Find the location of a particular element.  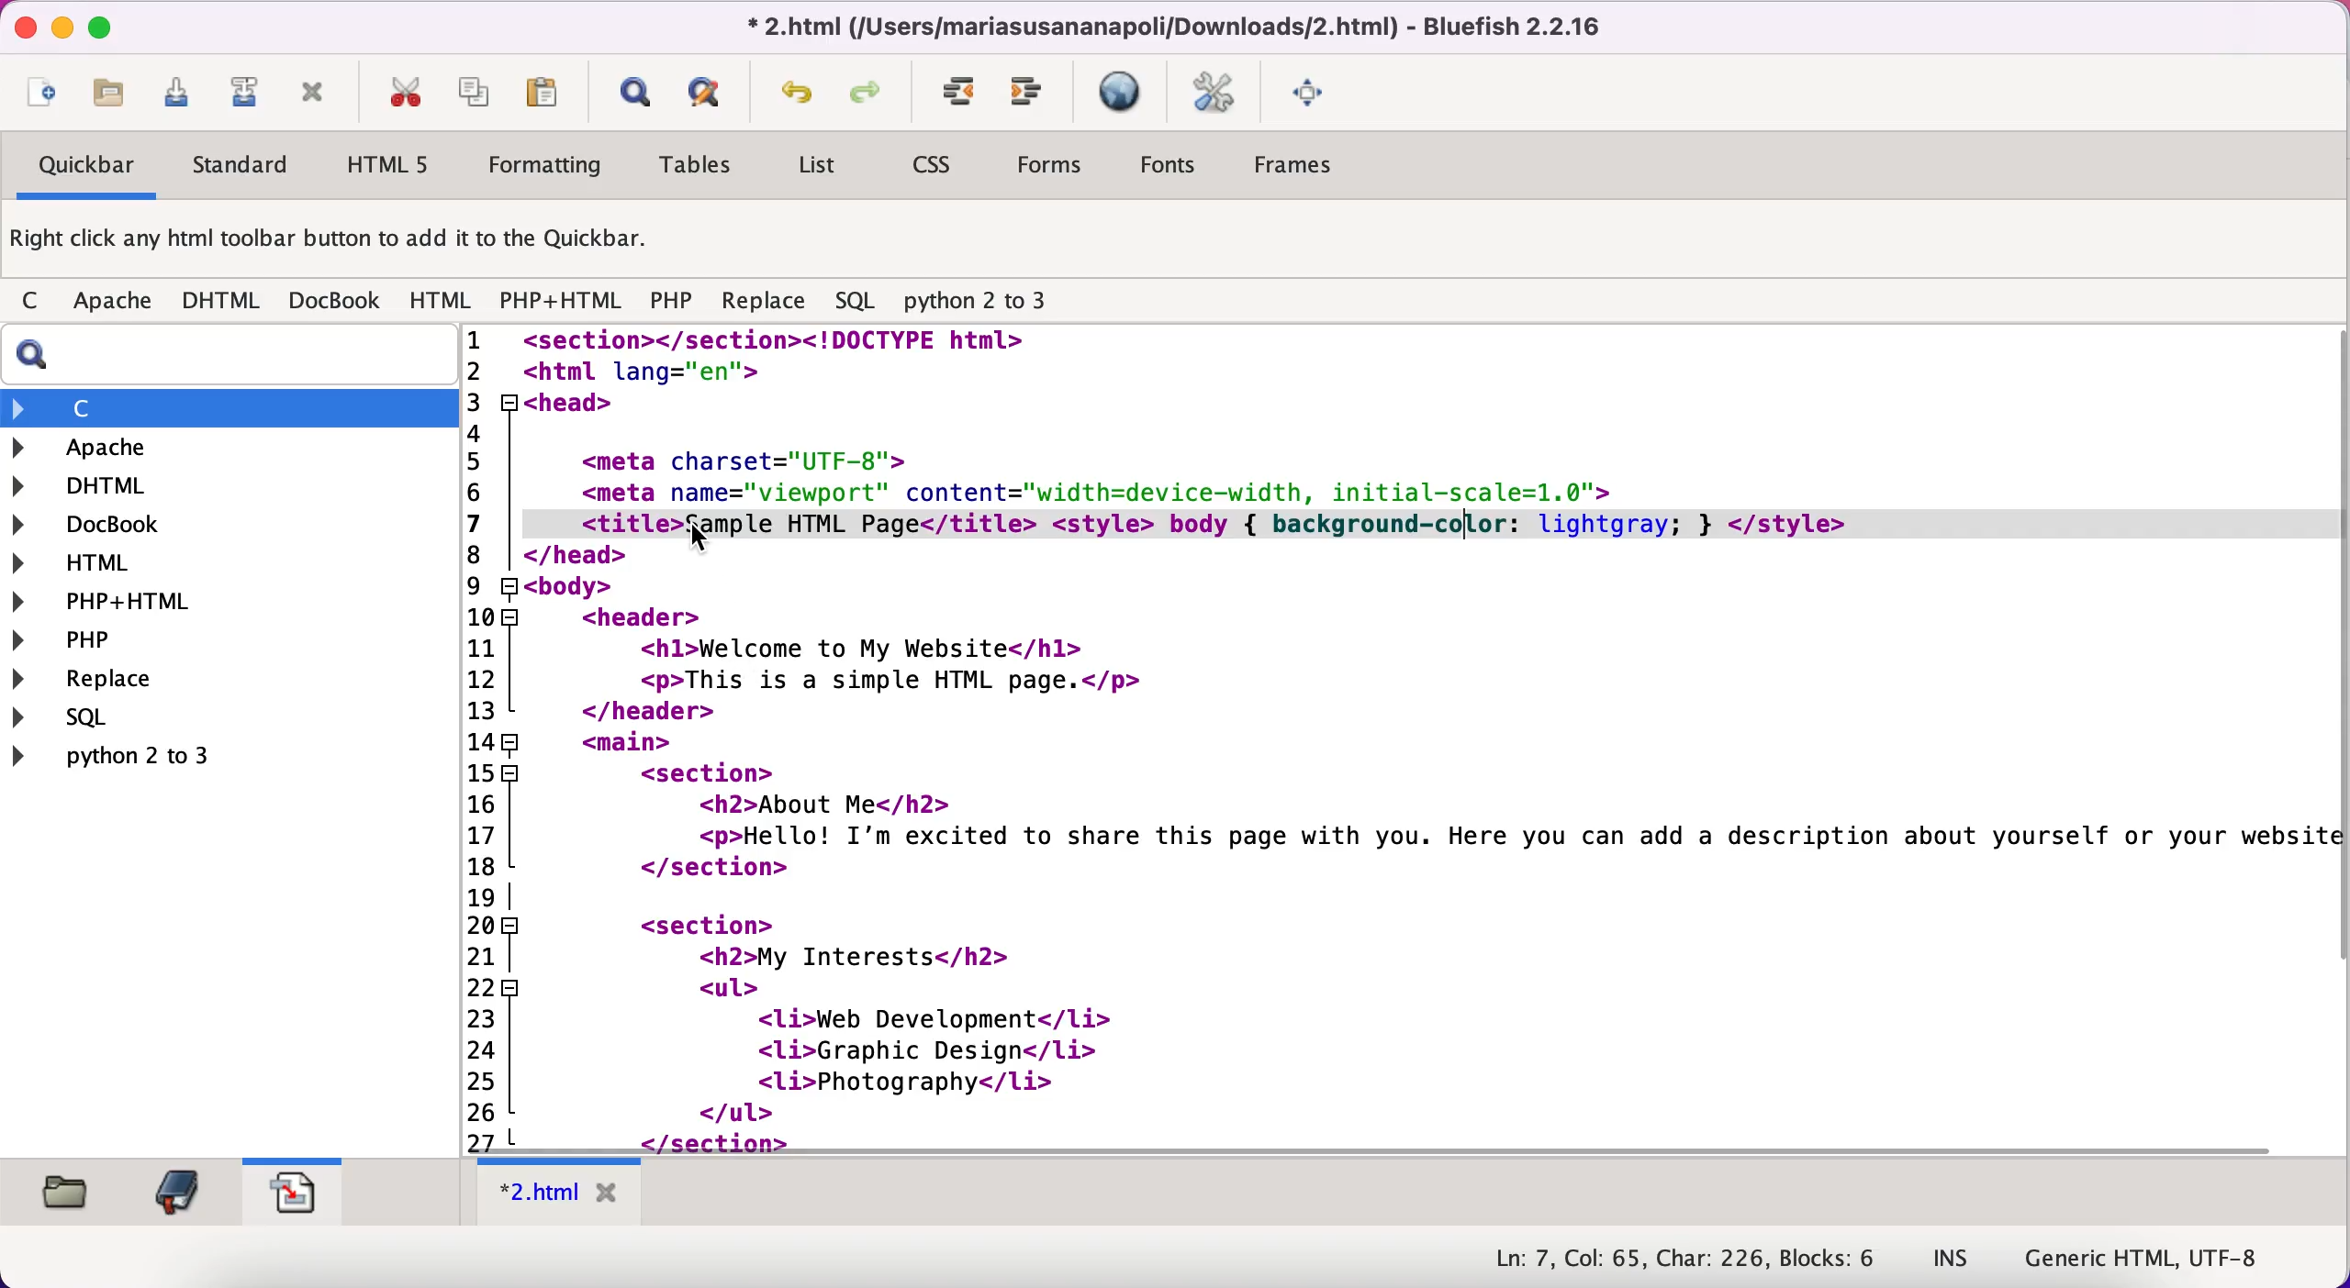

fonts is located at coordinates (1168, 168).